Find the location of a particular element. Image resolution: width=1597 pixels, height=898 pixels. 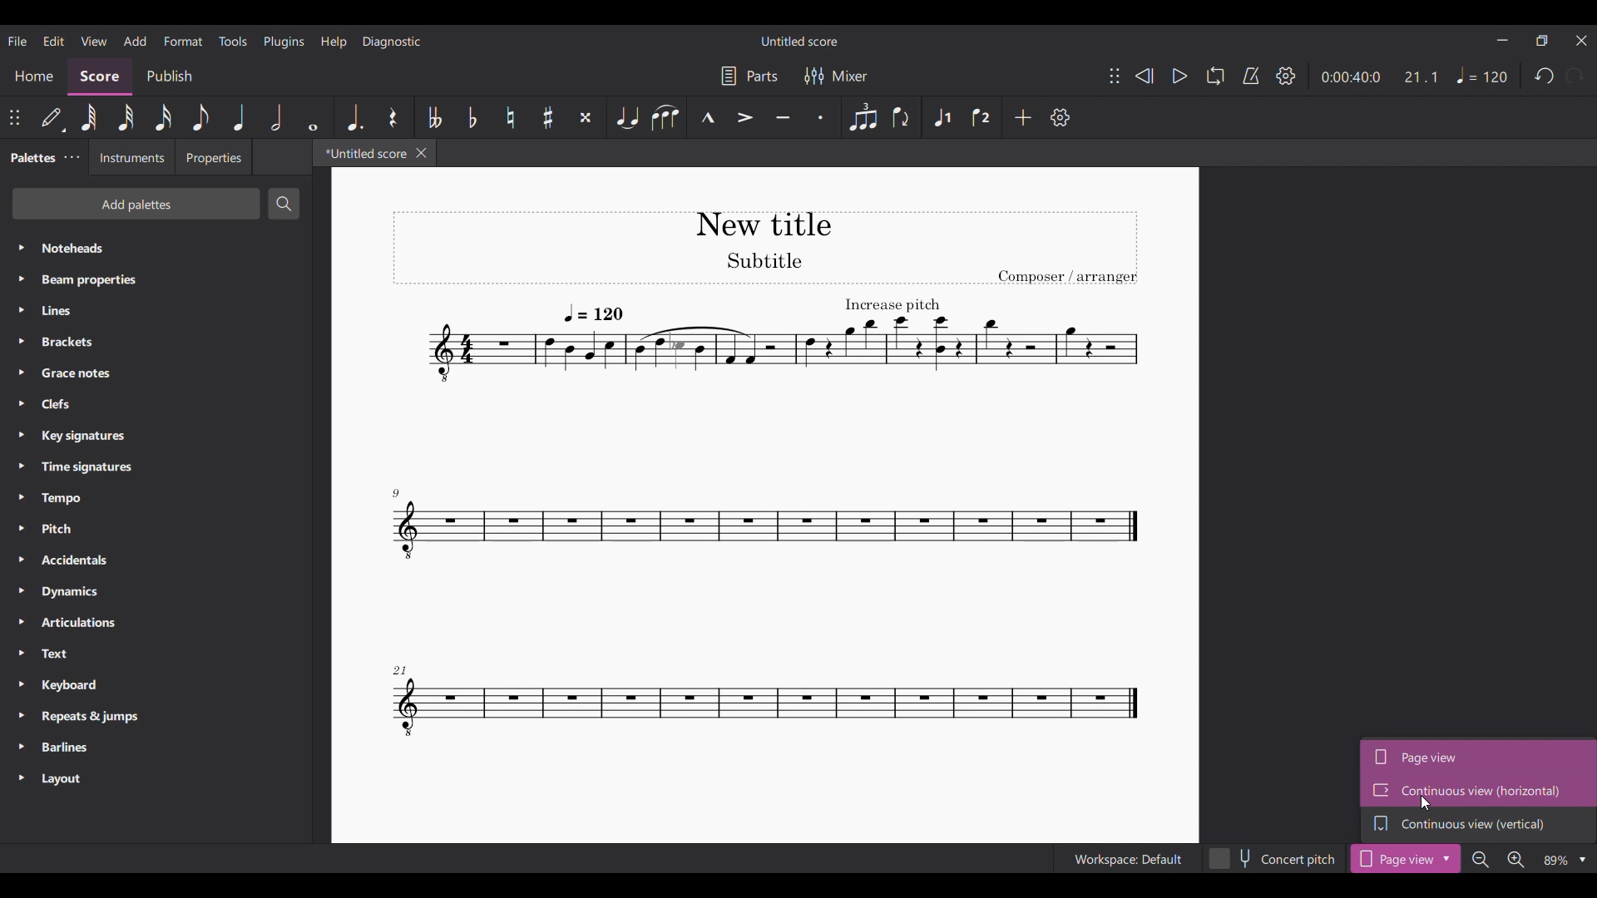

Rewind is located at coordinates (1145, 76).